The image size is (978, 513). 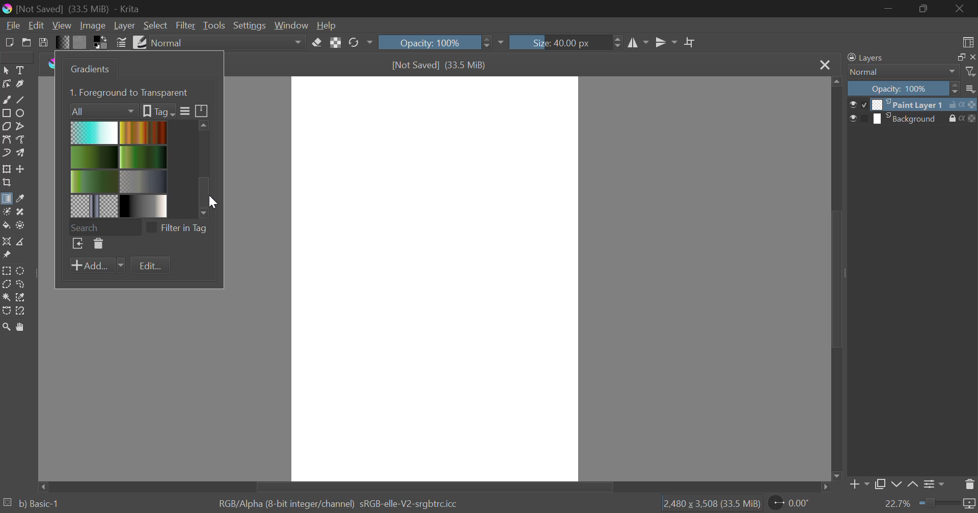 What do you see at coordinates (21, 99) in the screenshot?
I see `Line` at bounding box center [21, 99].